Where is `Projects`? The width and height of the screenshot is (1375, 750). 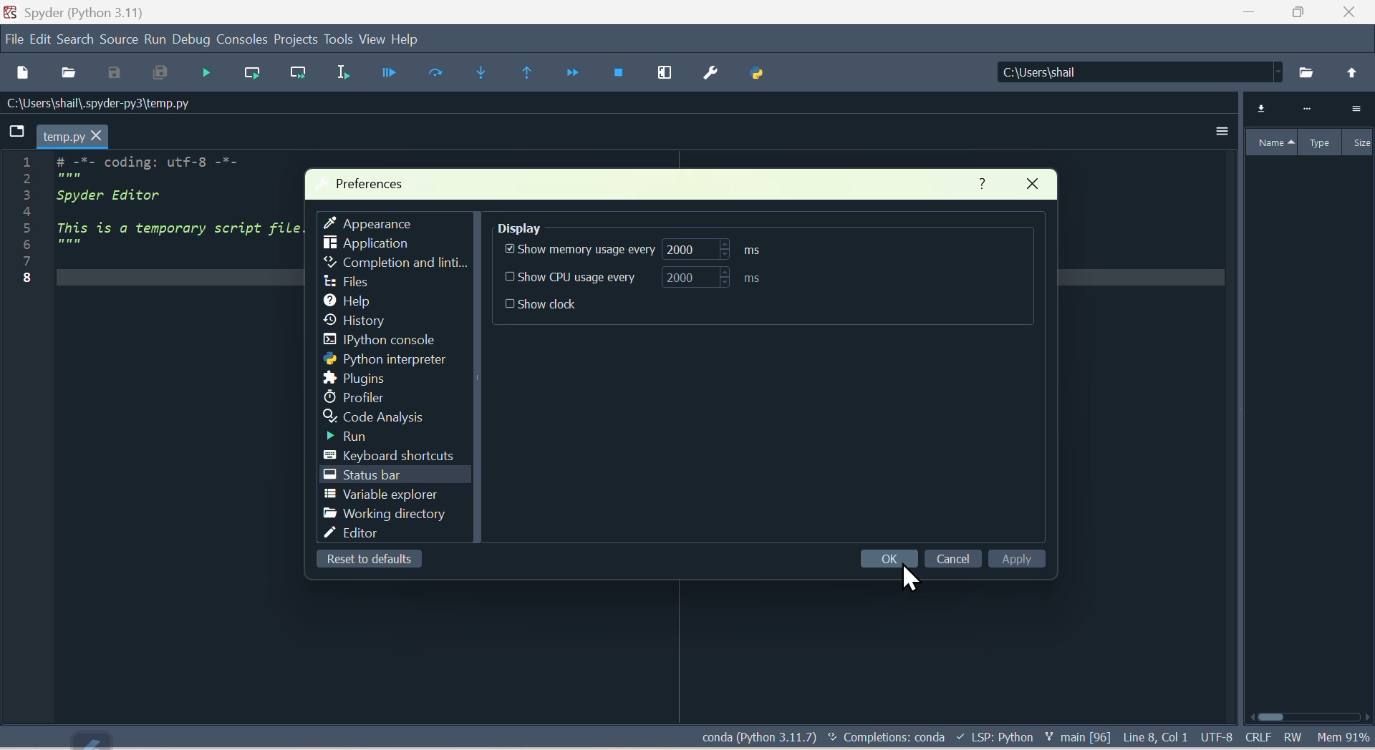 Projects is located at coordinates (296, 39).